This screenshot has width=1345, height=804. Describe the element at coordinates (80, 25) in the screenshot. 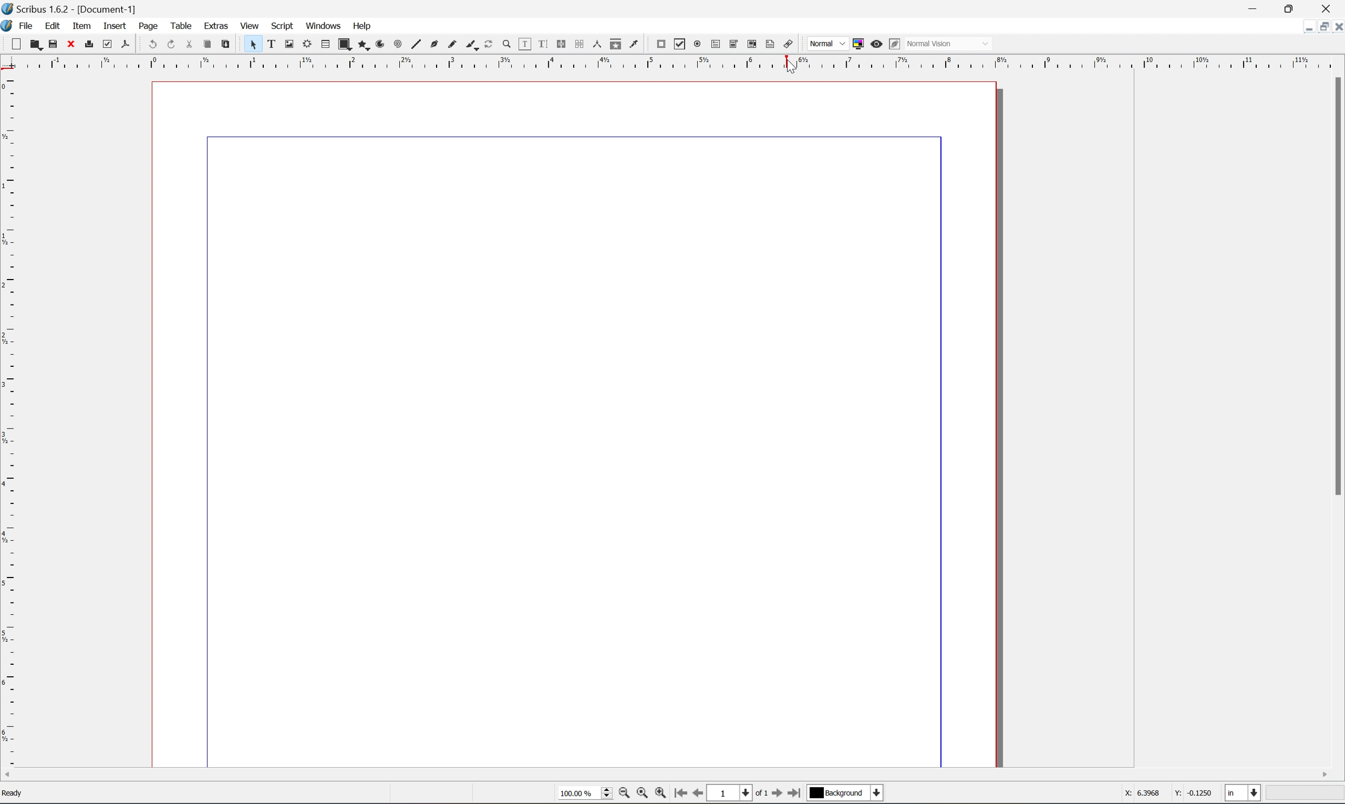

I see `item` at that location.